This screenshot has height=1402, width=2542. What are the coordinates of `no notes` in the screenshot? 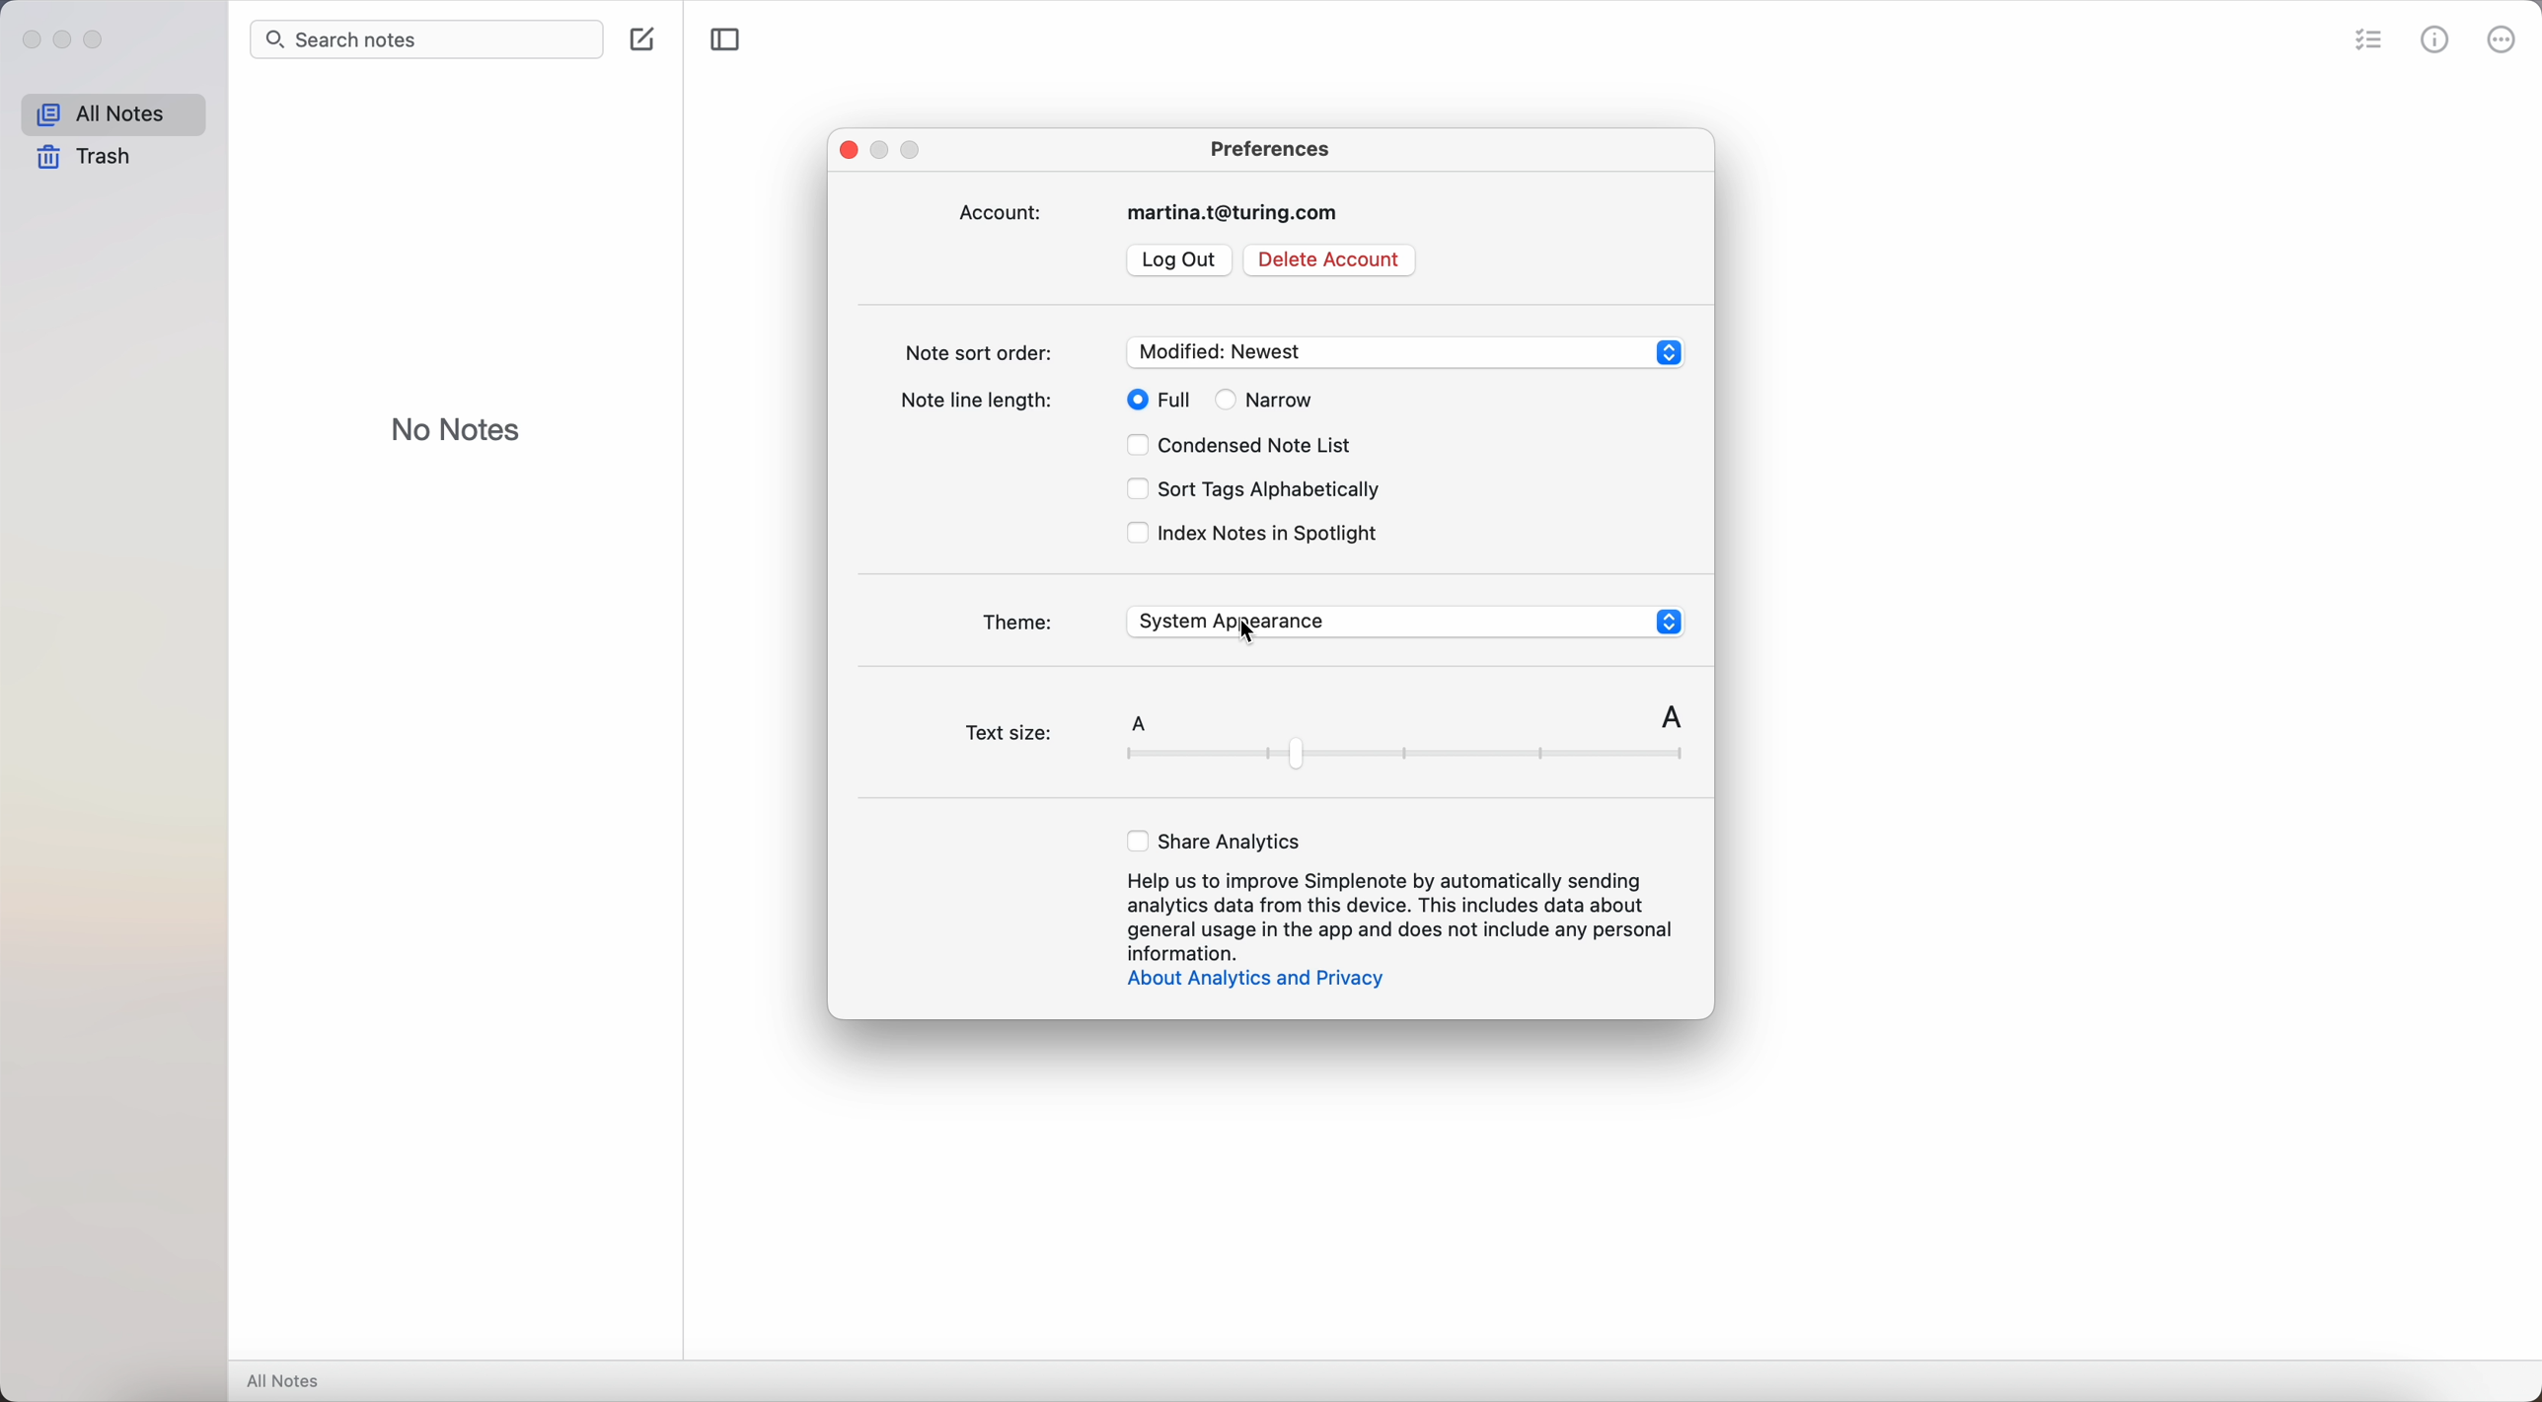 It's located at (458, 426).